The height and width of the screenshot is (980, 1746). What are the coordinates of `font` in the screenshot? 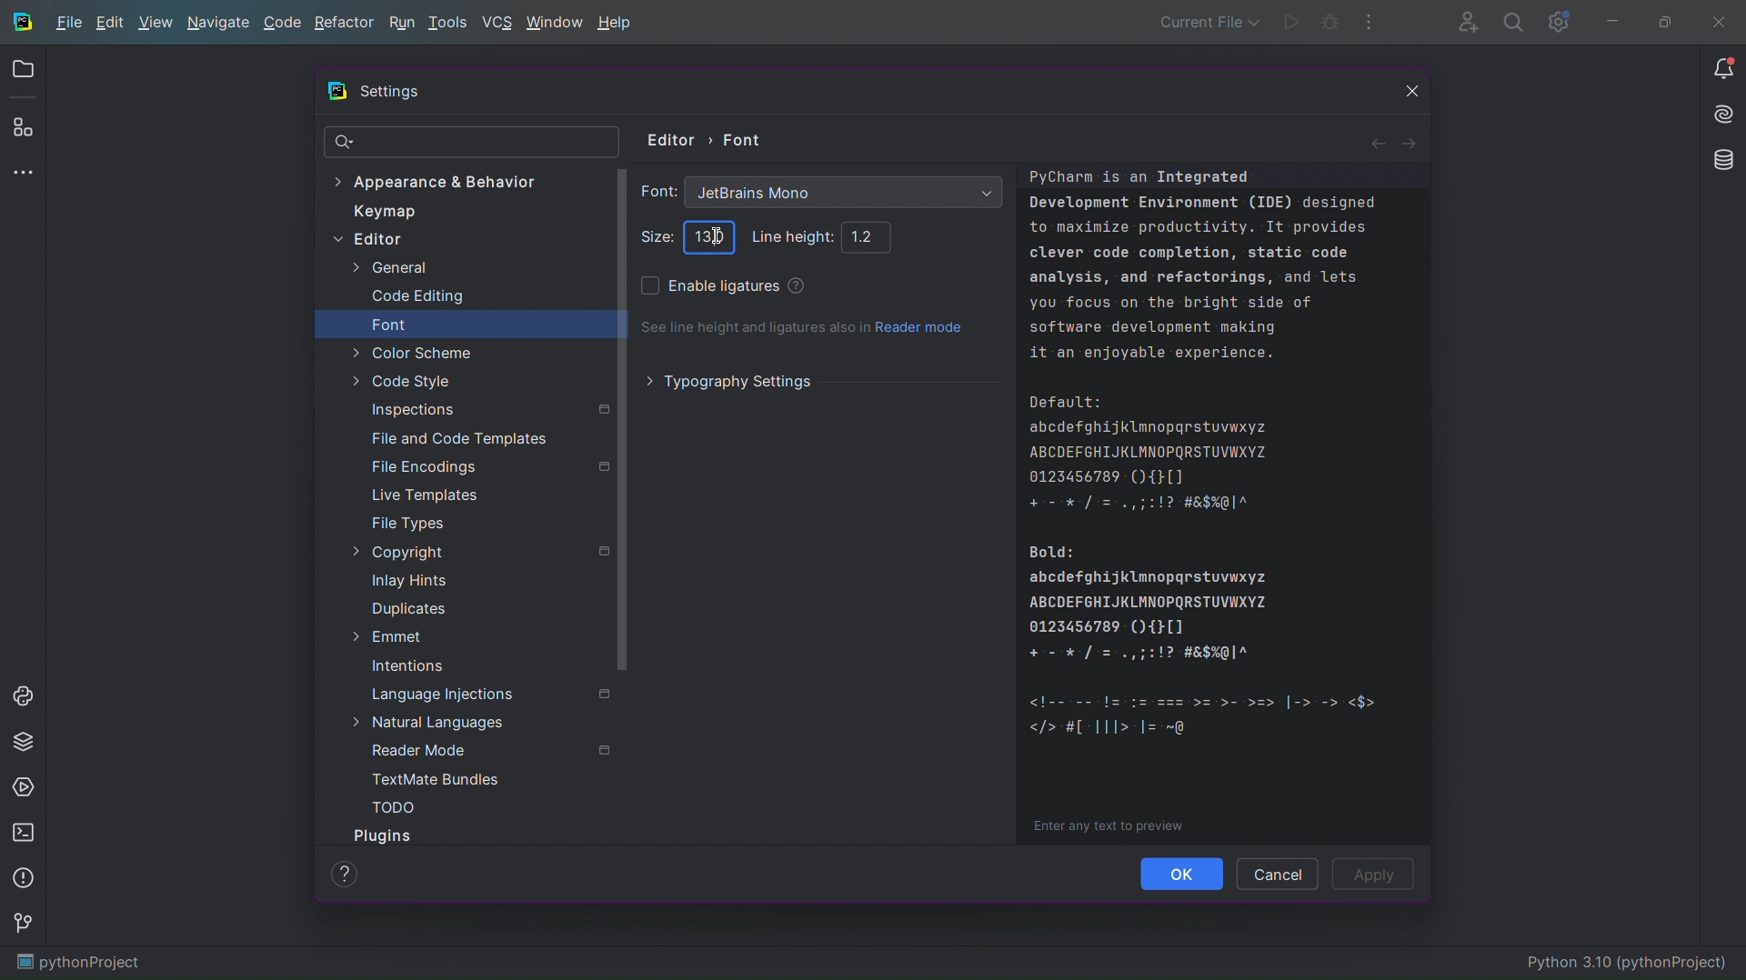 It's located at (656, 191).